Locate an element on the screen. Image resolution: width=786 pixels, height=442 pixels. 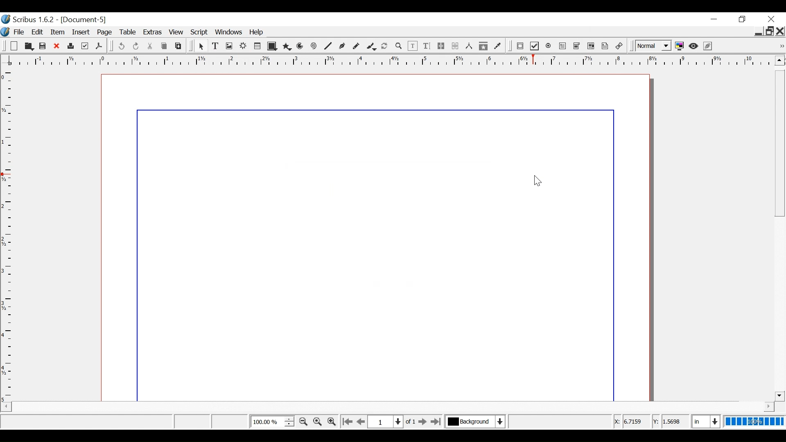
PDF Check Box is located at coordinates (535, 46).